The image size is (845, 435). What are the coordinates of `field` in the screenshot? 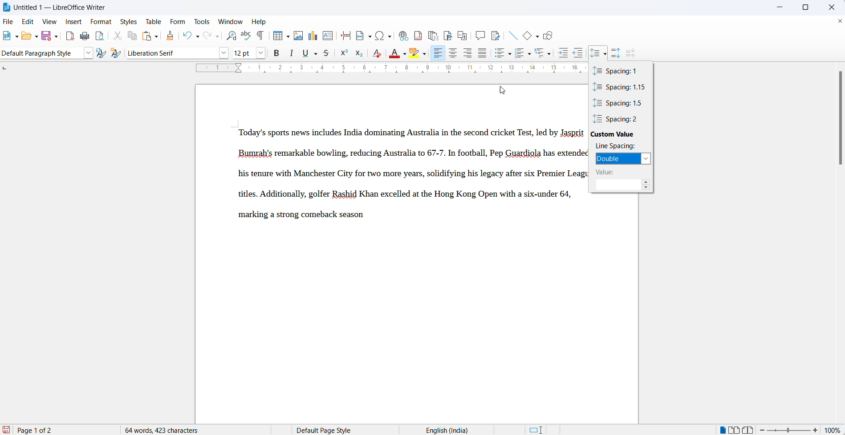 It's located at (363, 36).